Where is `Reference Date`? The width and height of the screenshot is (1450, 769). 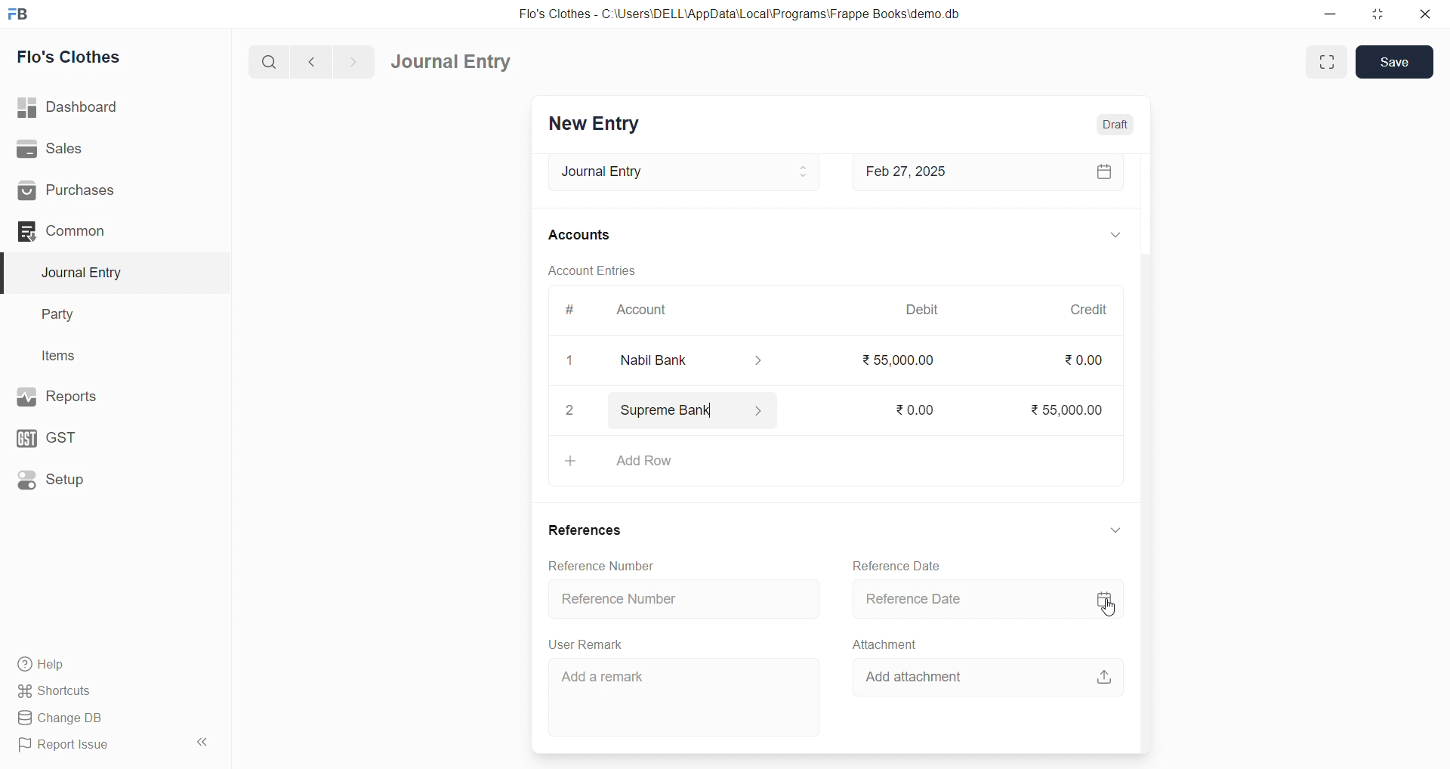
Reference Date is located at coordinates (900, 564).